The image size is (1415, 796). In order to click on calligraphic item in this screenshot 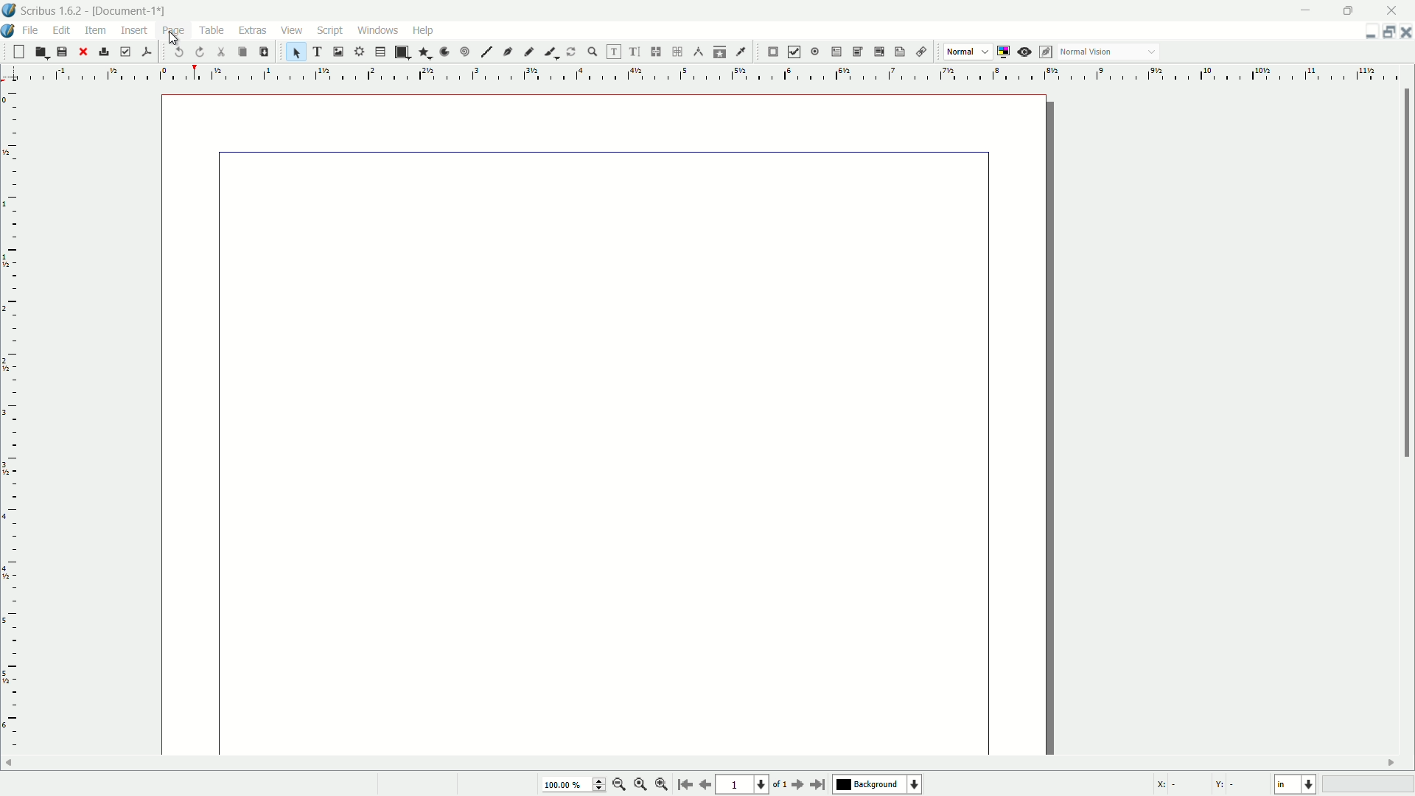, I will do `click(549, 52)`.